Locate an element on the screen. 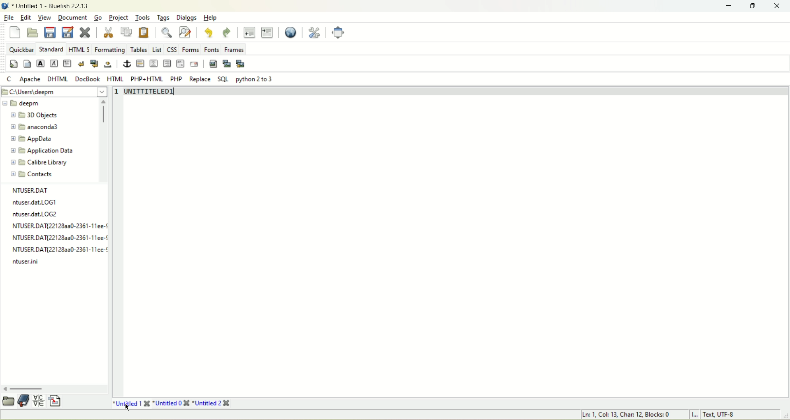 The width and height of the screenshot is (790, 420). list  is located at coordinates (158, 50).